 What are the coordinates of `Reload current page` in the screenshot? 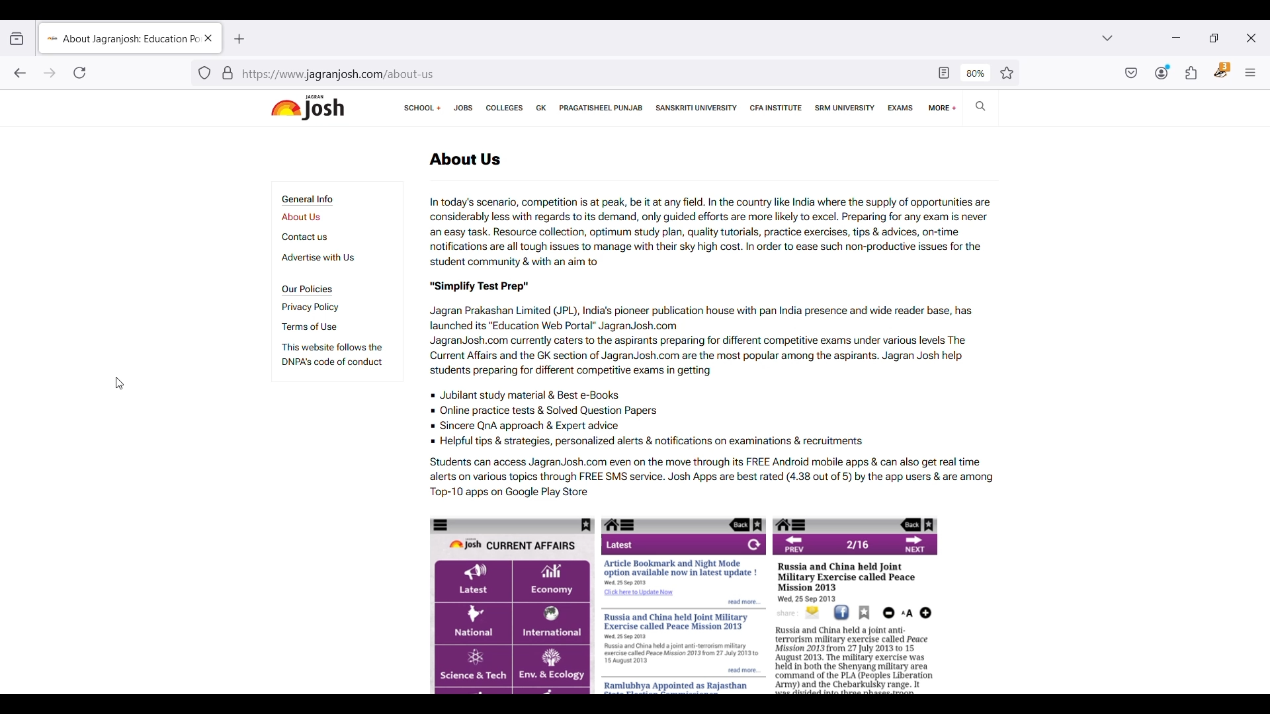 It's located at (79, 73).